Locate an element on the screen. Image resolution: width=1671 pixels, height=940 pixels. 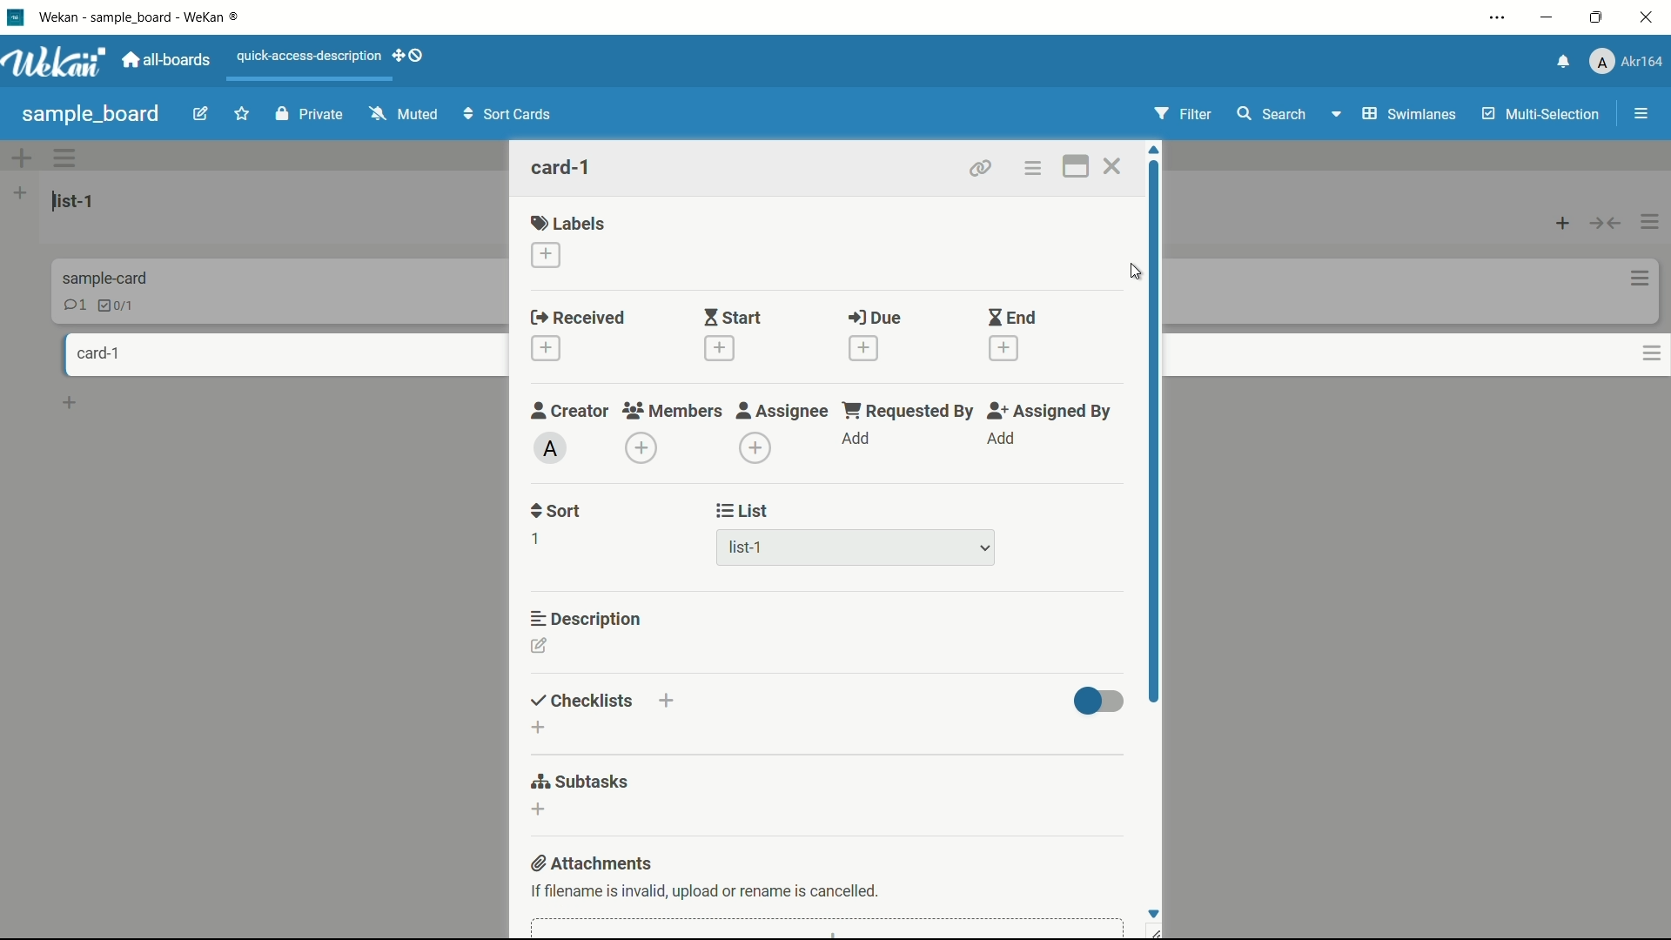
if filename is invalid upload or rename is cancelled. is located at coordinates (707, 890).